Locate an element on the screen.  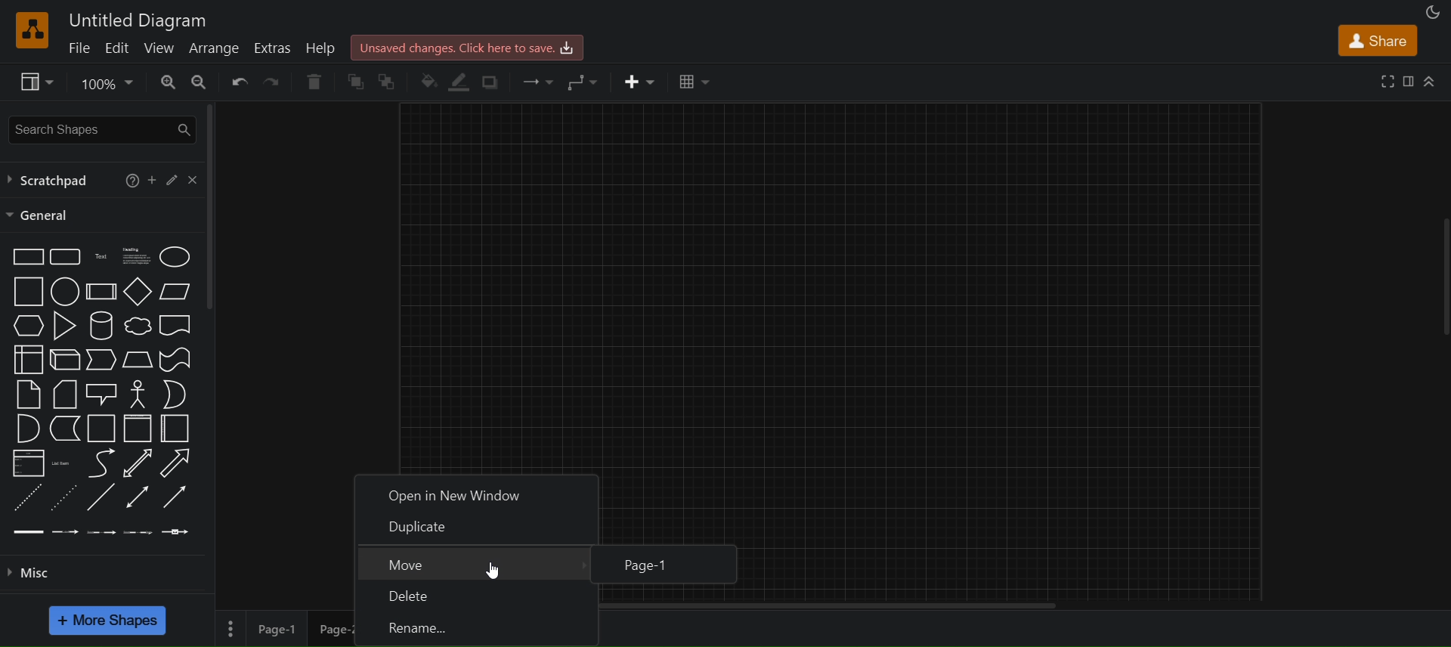
vertical scroll bar is located at coordinates (209, 207).